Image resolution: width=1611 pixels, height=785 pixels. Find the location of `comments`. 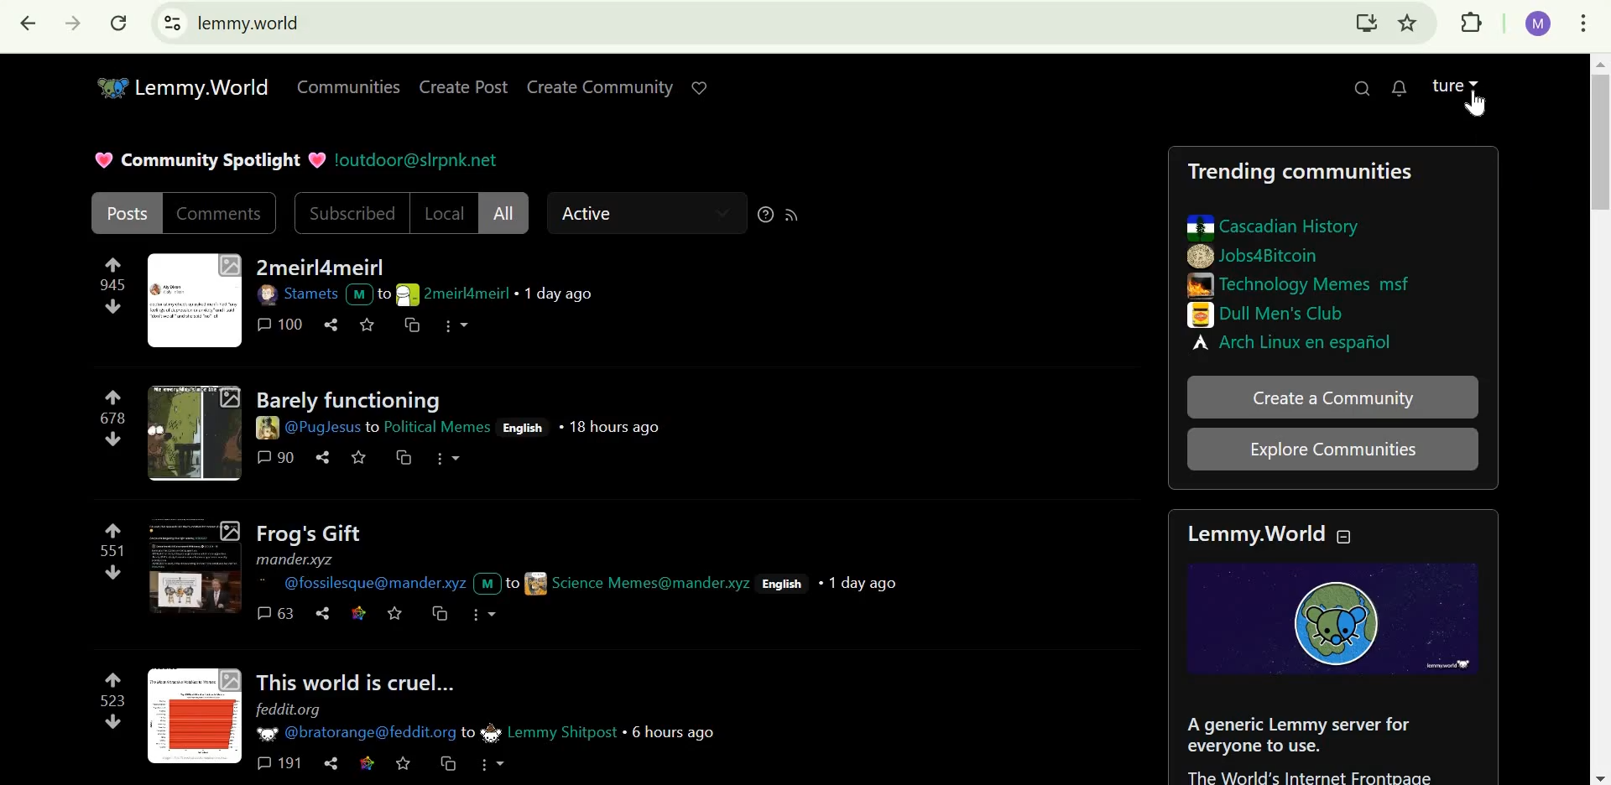

comments is located at coordinates (221, 213).